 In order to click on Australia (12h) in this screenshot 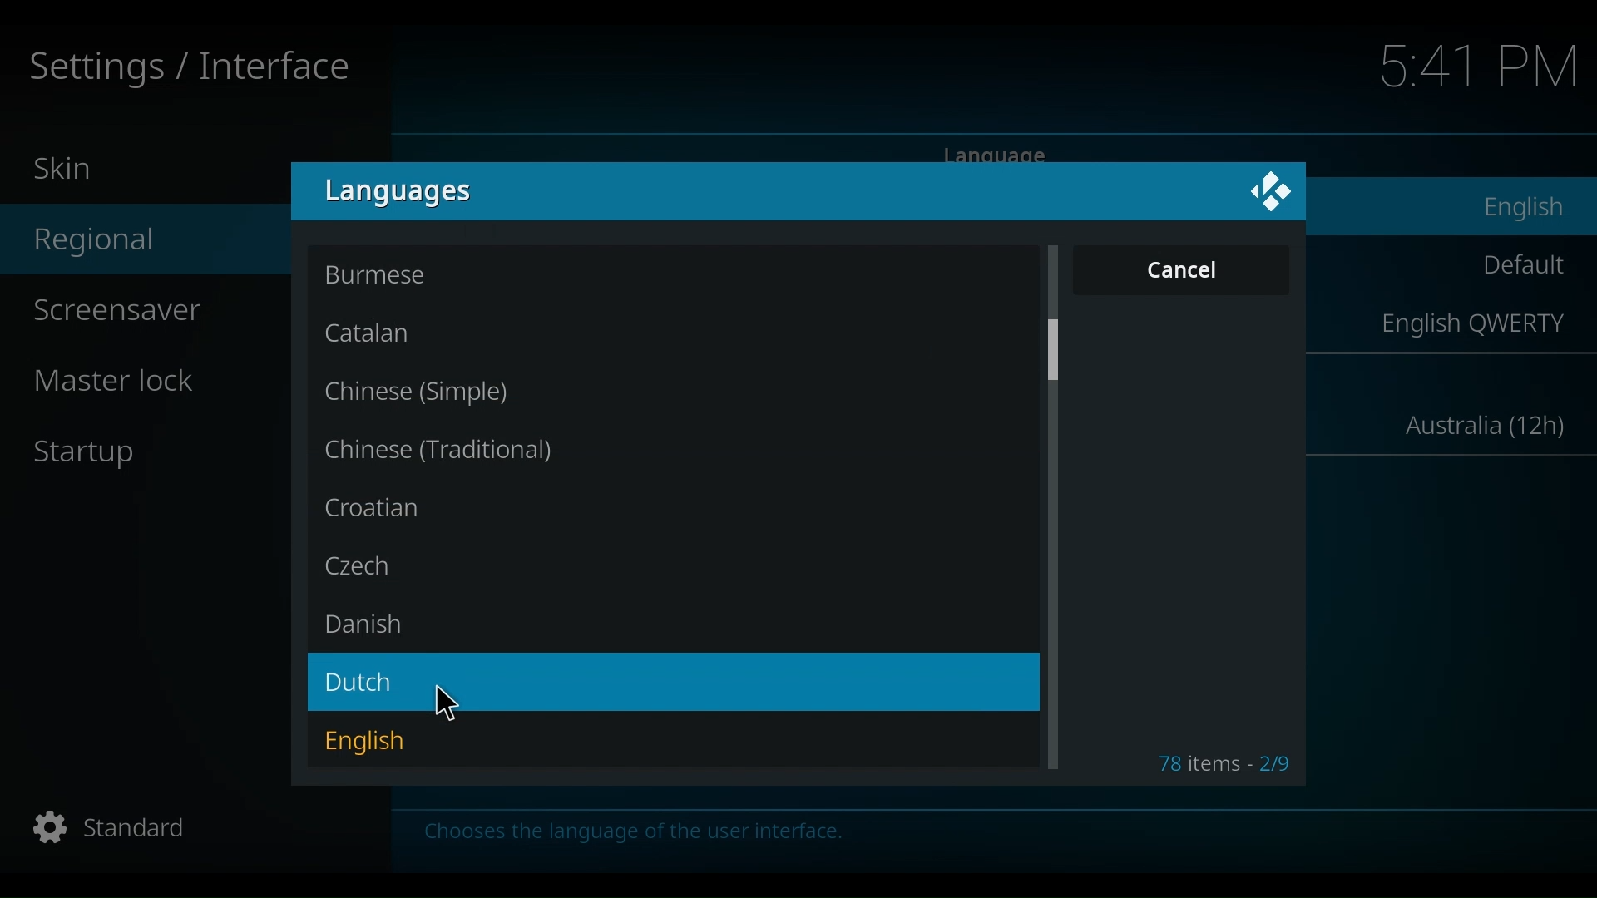, I will do `click(1486, 431)`.